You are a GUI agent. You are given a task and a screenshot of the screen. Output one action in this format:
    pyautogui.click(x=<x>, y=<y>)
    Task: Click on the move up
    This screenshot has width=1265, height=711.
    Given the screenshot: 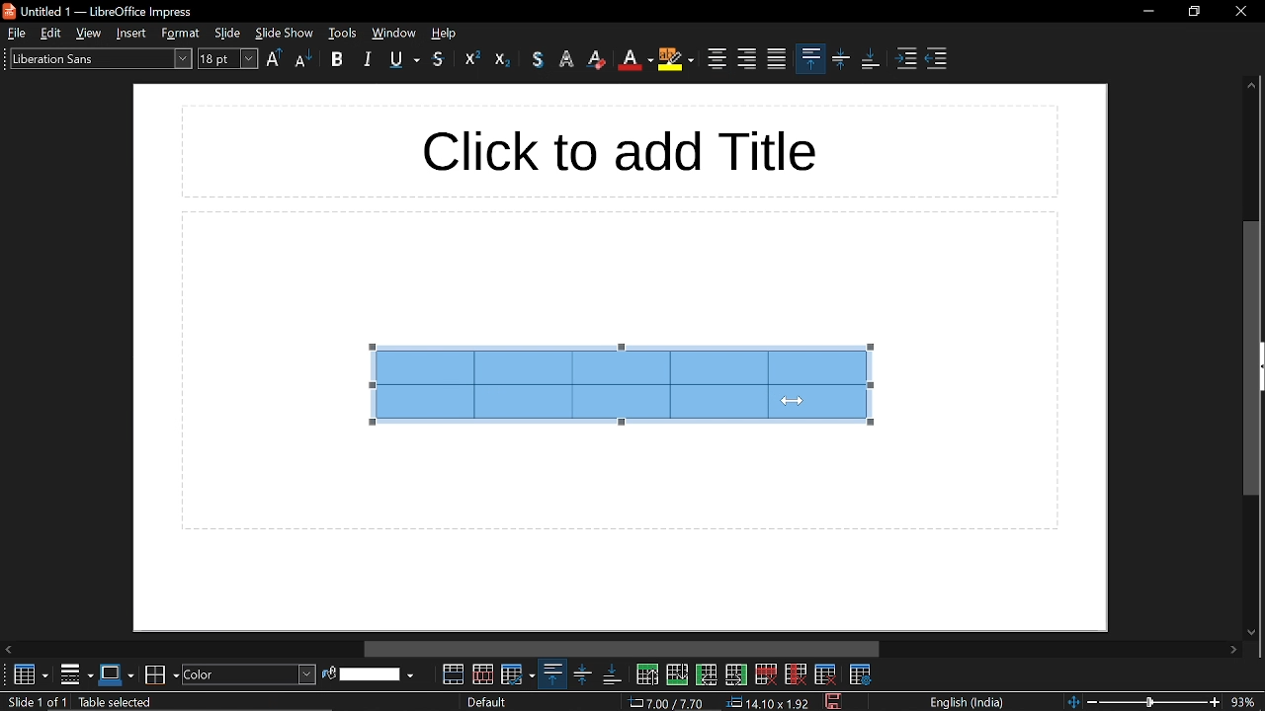 What is the action you would take?
    pyautogui.click(x=1251, y=85)
    